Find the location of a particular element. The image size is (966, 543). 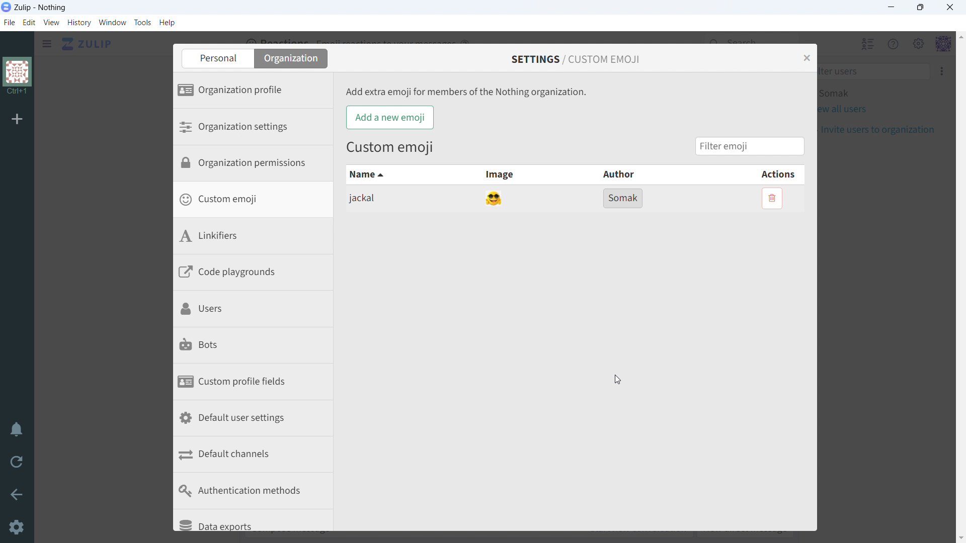

enable do not disturb is located at coordinates (16, 430).